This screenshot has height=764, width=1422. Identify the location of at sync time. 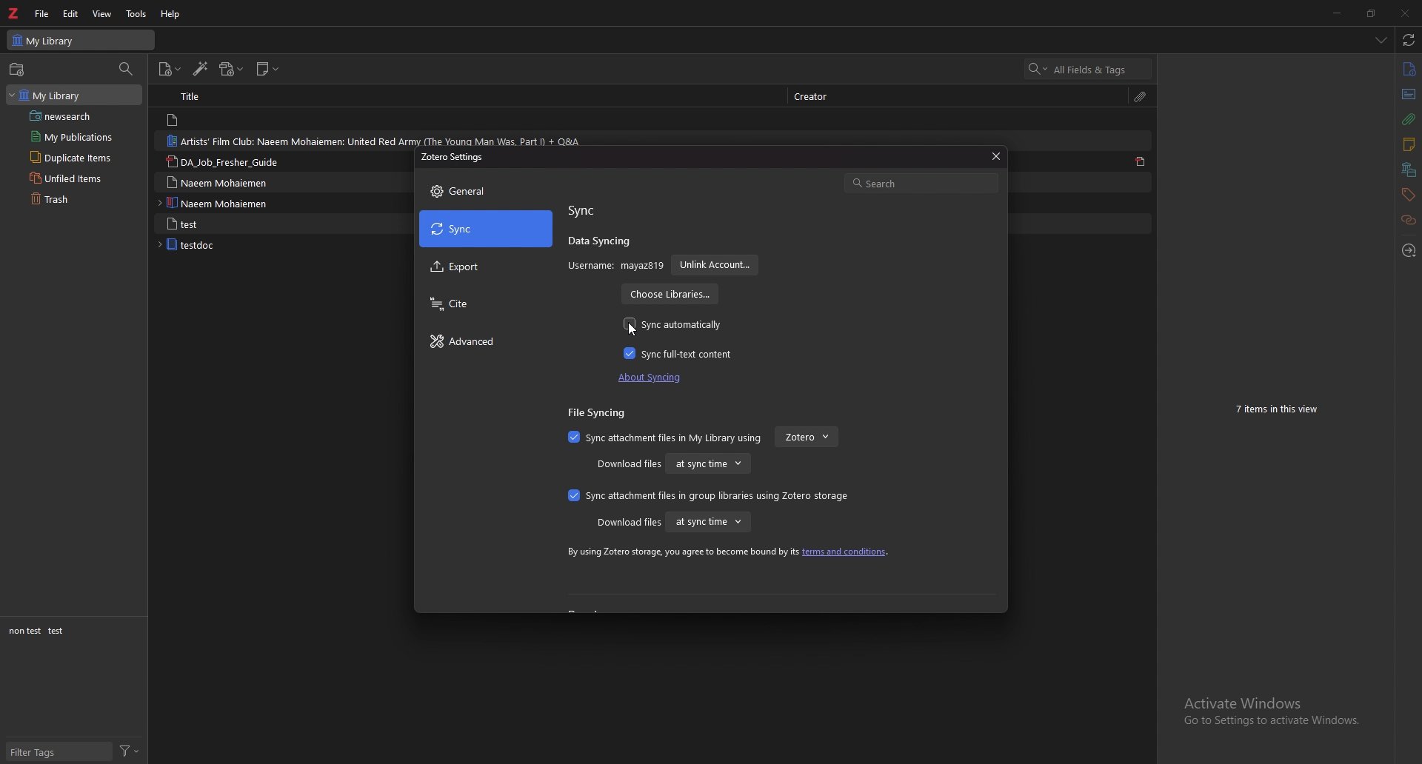
(707, 523).